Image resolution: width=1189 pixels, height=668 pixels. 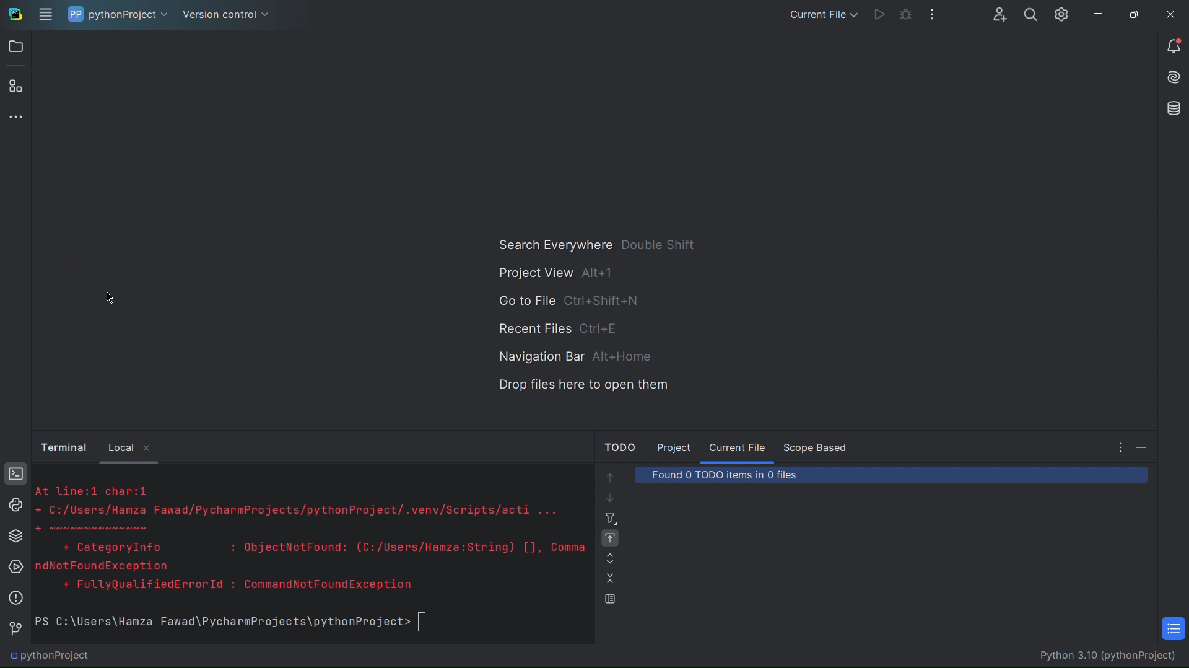 I want to click on Open, so click(x=16, y=48).